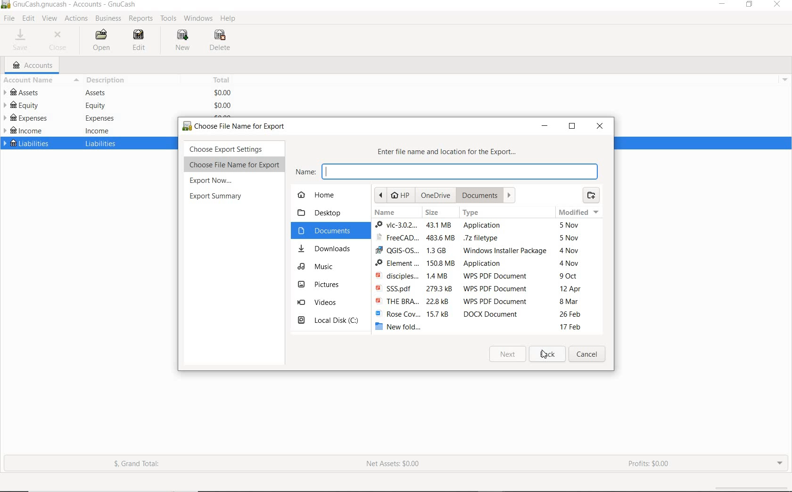  What do you see at coordinates (588, 354) in the screenshot?
I see `Cancel` at bounding box center [588, 354].